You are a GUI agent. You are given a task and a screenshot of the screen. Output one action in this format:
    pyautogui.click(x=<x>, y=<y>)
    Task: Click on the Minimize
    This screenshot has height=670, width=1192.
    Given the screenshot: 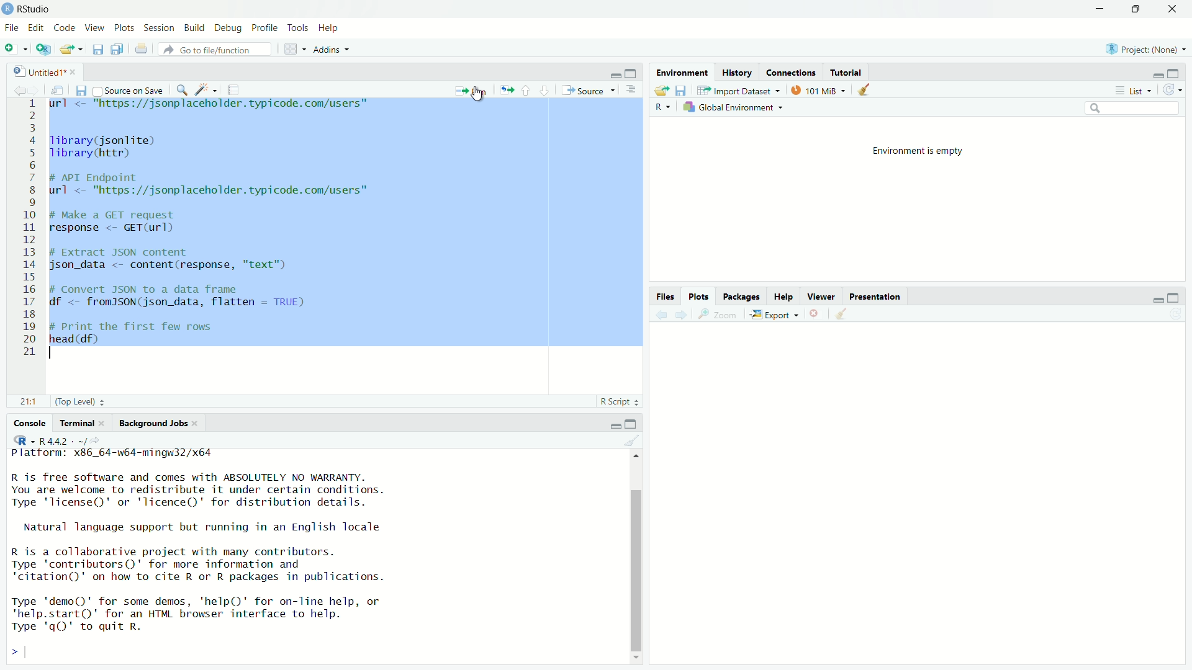 What is the action you would take?
    pyautogui.click(x=613, y=74)
    